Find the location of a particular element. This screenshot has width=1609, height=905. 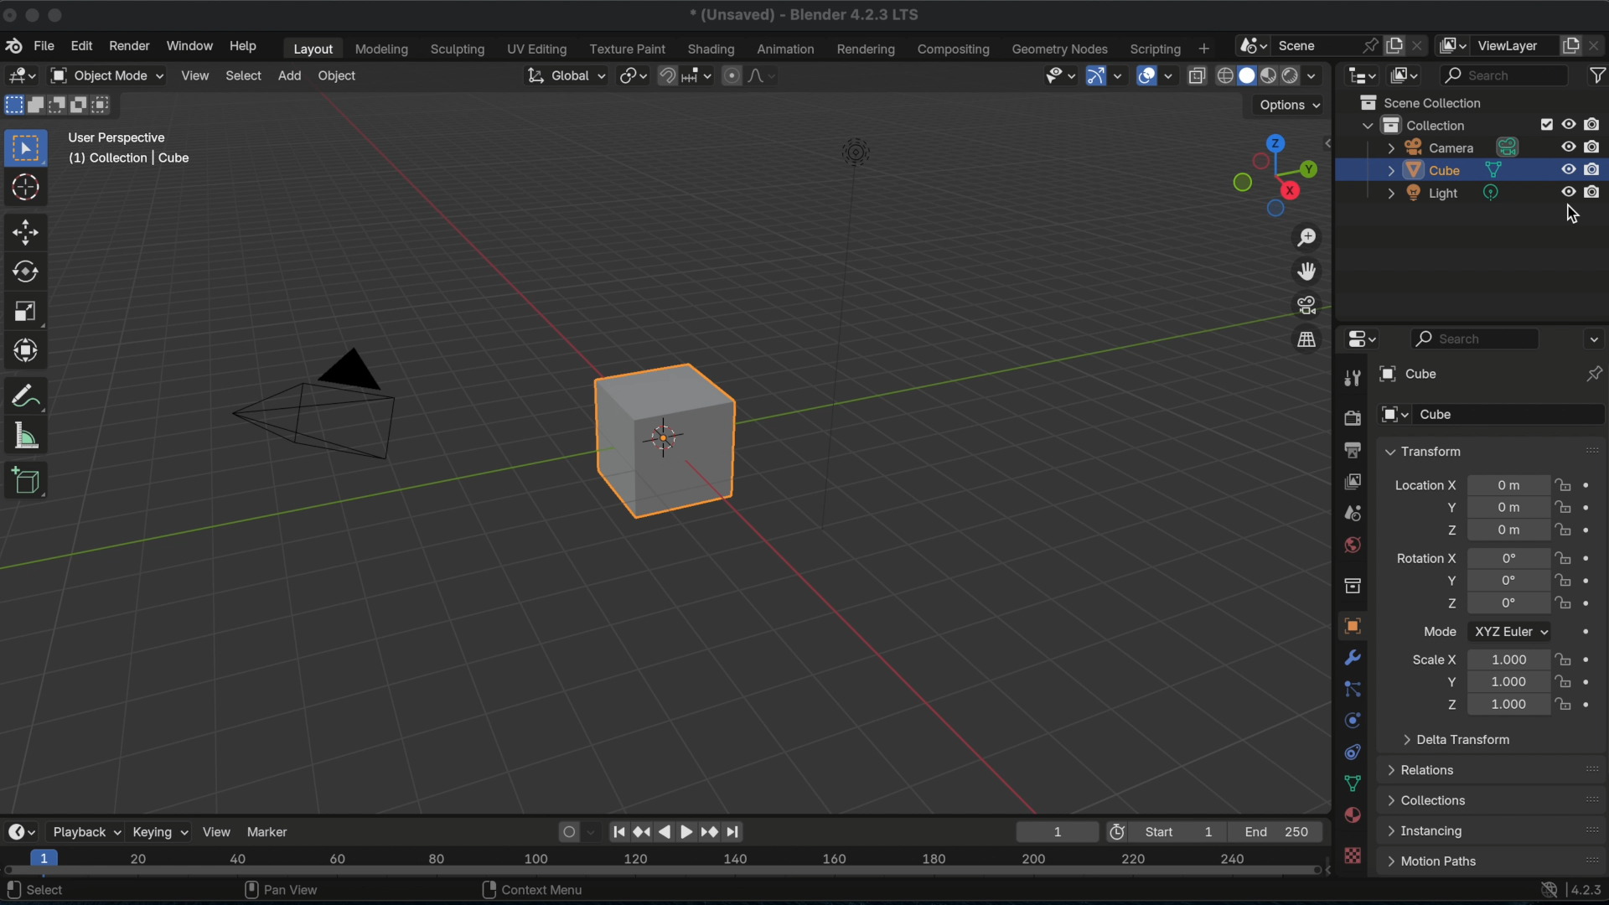

modifiers is located at coordinates (1353, 659).